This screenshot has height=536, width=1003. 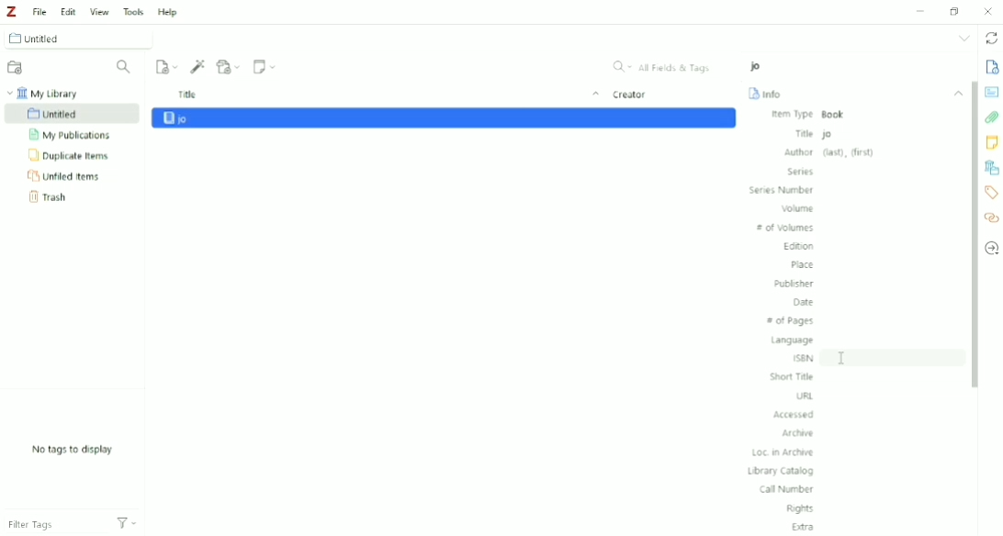 I want to click on New Note, so click(x=265, y=65).